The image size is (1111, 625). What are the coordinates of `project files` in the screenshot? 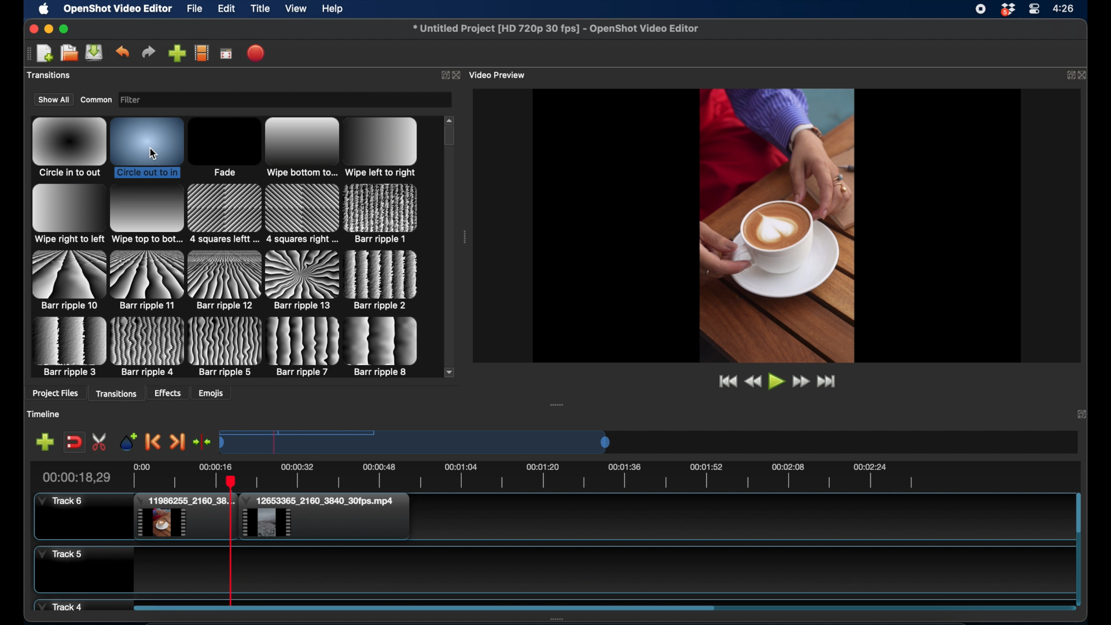 It's located at (55, 394).